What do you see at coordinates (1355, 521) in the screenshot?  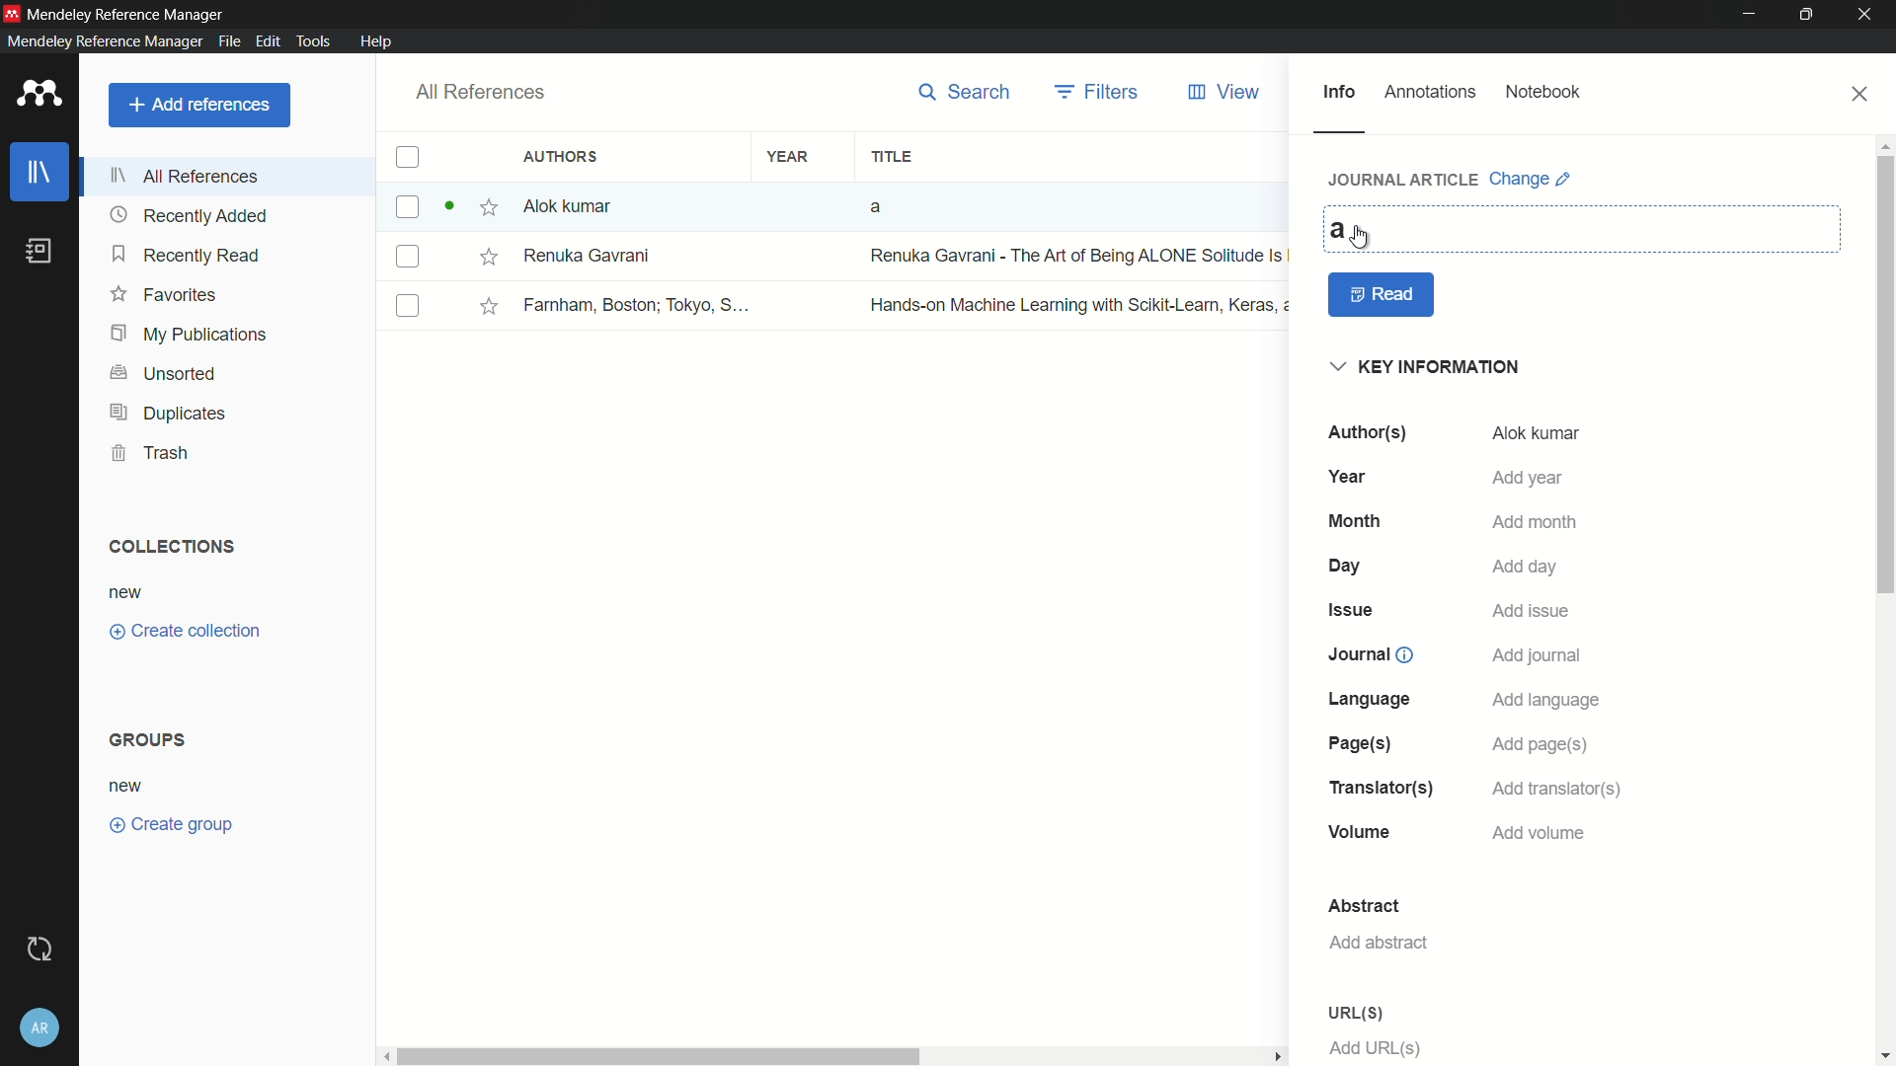 I see `month` at bounding box center [1355, 521].